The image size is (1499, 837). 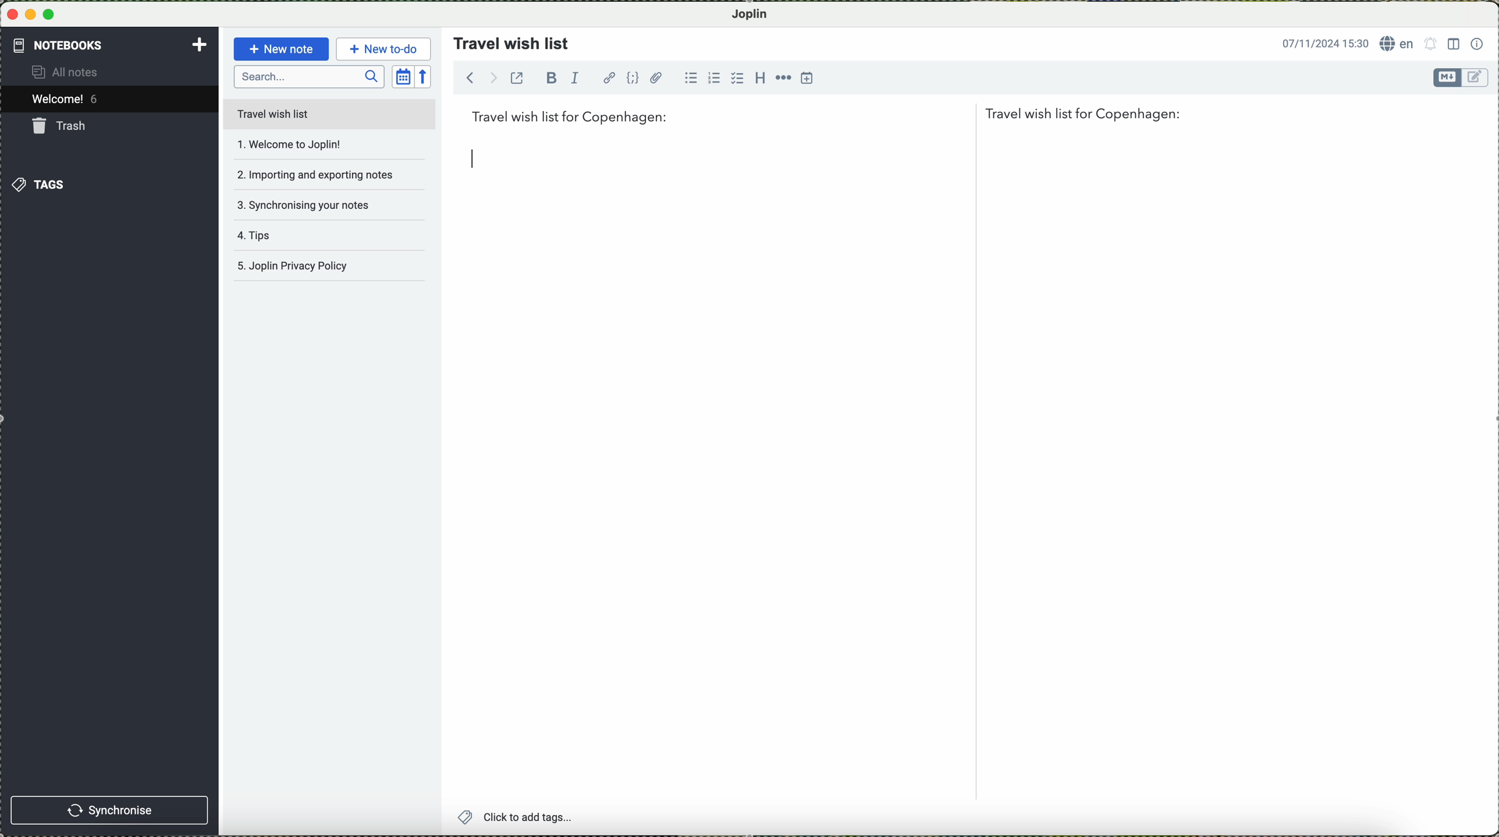 What do you see at coordinates (62, 126) in the screenshot?
I see `trash` at bounding box center [62, 126].